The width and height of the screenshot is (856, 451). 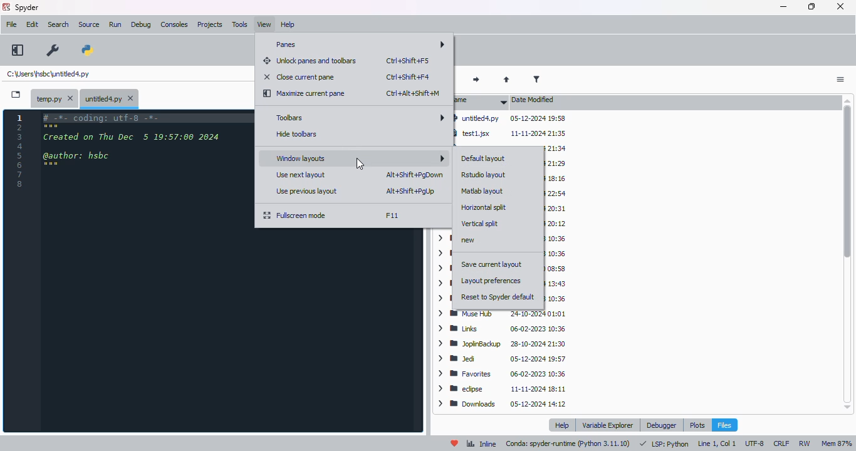 What do you see at coordinates (840, 80) in the screenshot?
I see `options` at bounding box center [840, 80].